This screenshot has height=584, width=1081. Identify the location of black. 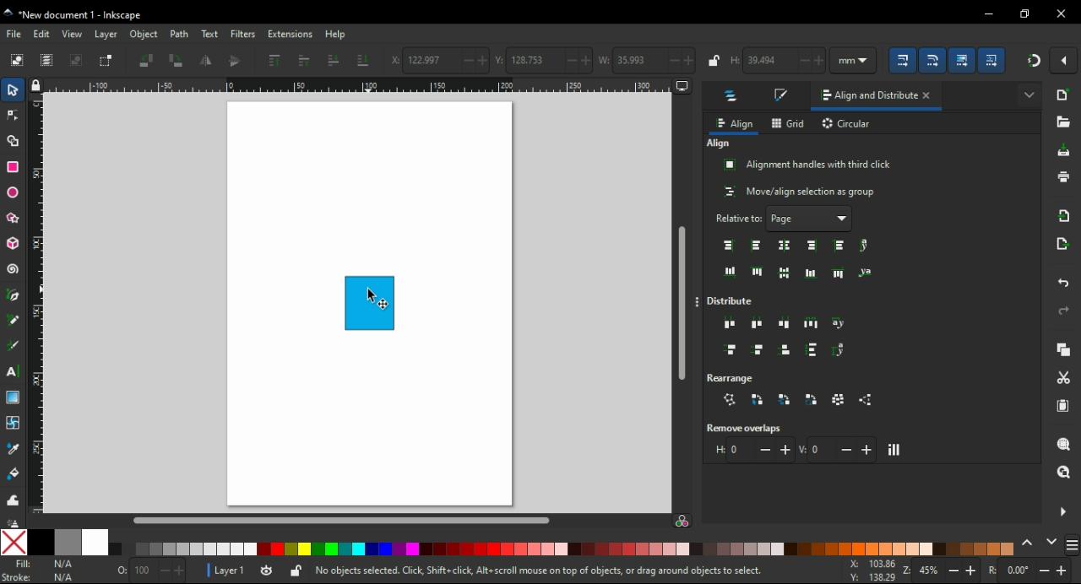
(41, 543).